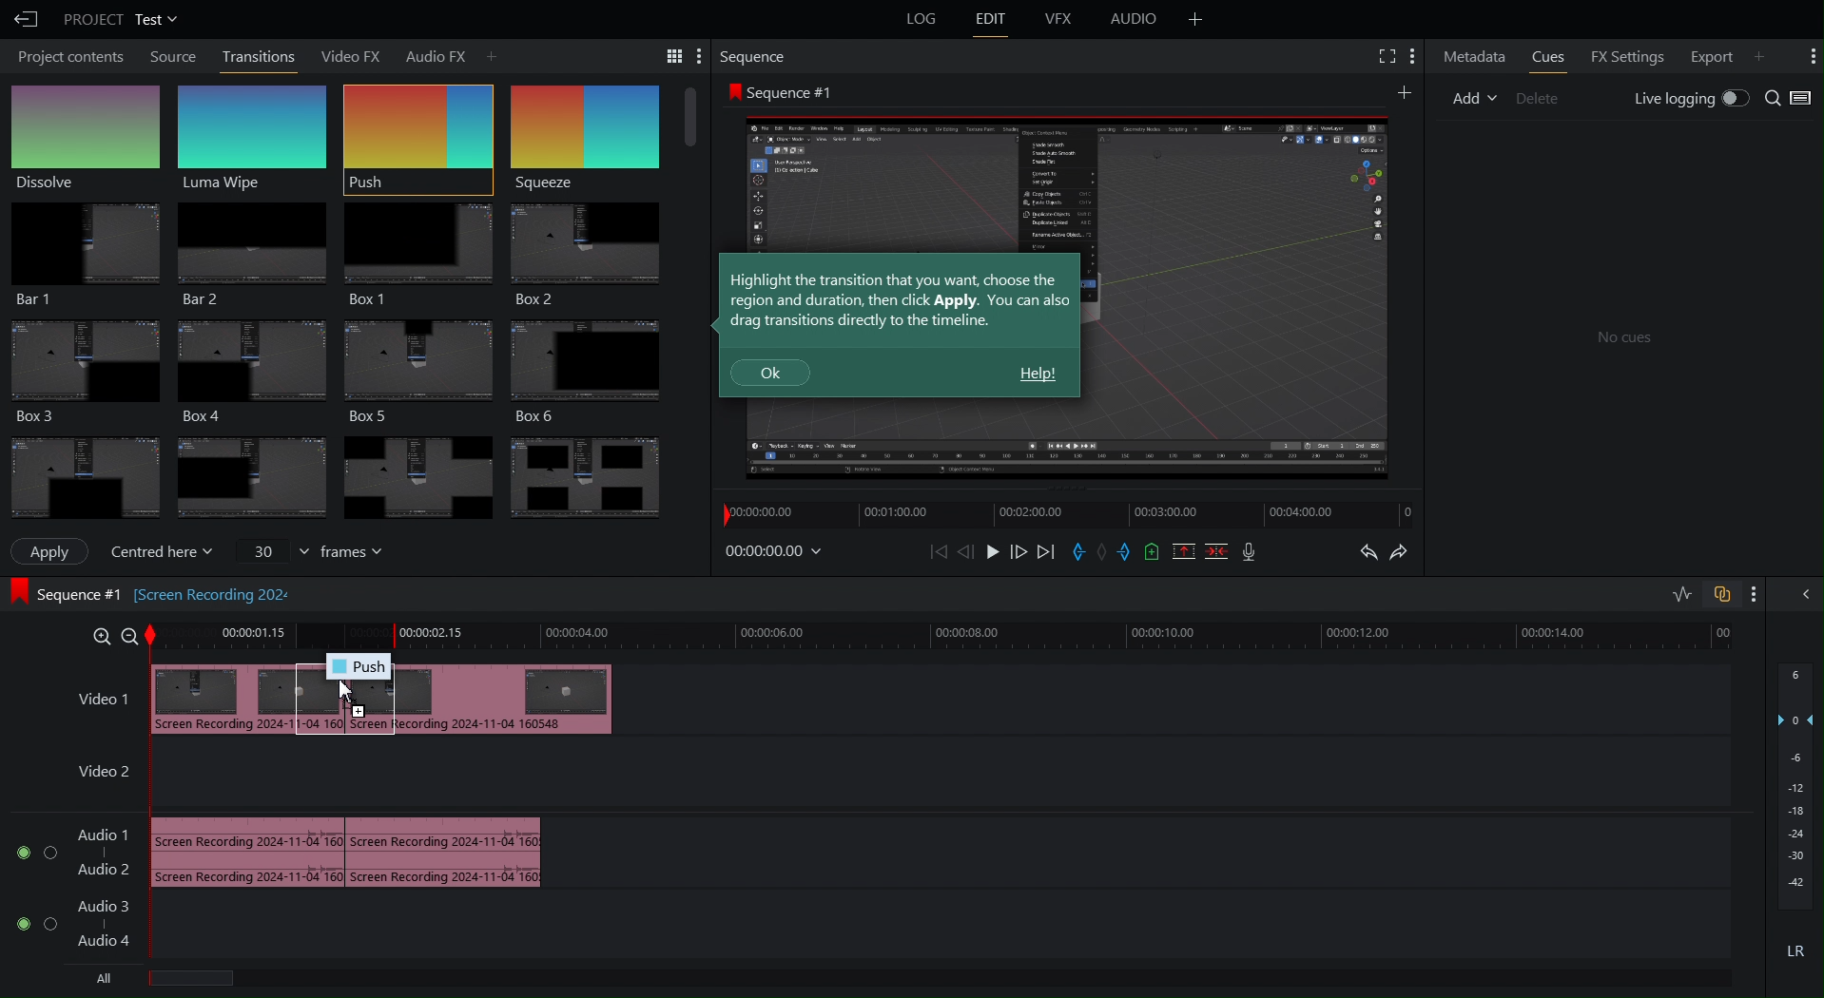  What do you see at coordinates (1811, 54) in the screenshot?
I see `More` at bounding box center [1811, 54].